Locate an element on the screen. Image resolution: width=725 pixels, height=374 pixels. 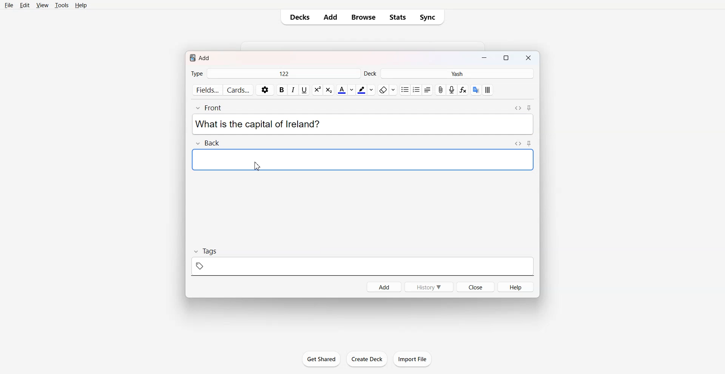
Tools is located at coordinates (62, 6).